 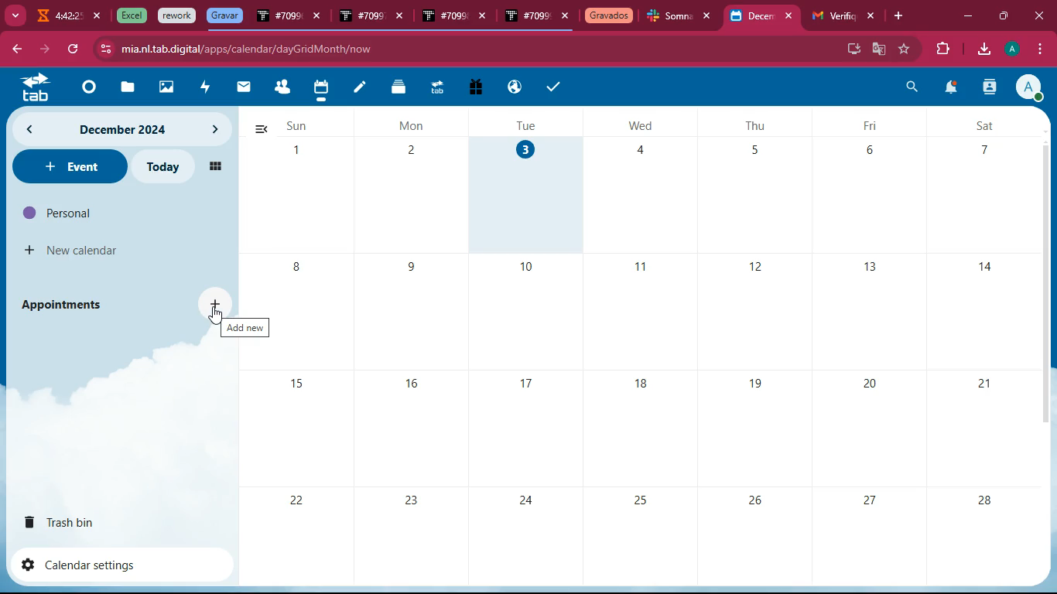 I want to click on close, so click(x=792, y=16).